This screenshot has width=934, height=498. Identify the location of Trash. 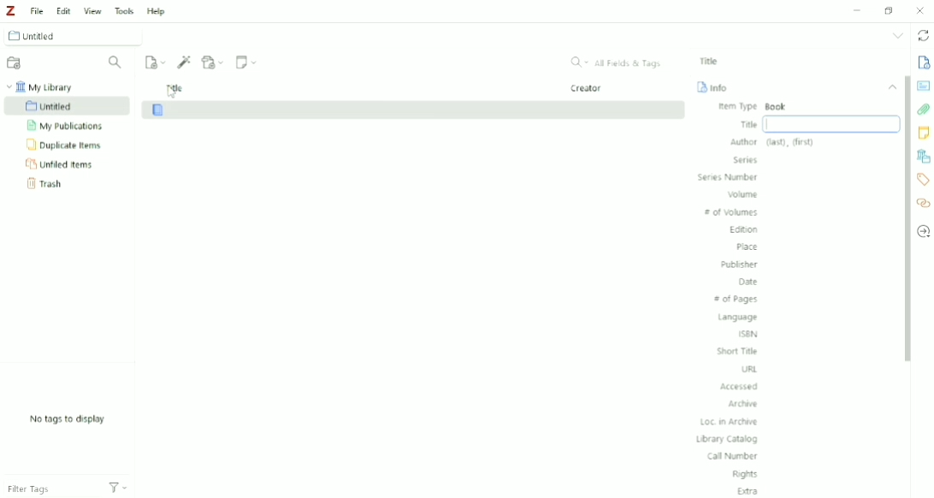
(52, 183).